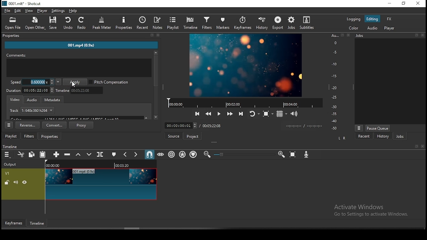 The height and width of the screenshot is (240, 427). I want to click on icon and file name, so click(22, 4).